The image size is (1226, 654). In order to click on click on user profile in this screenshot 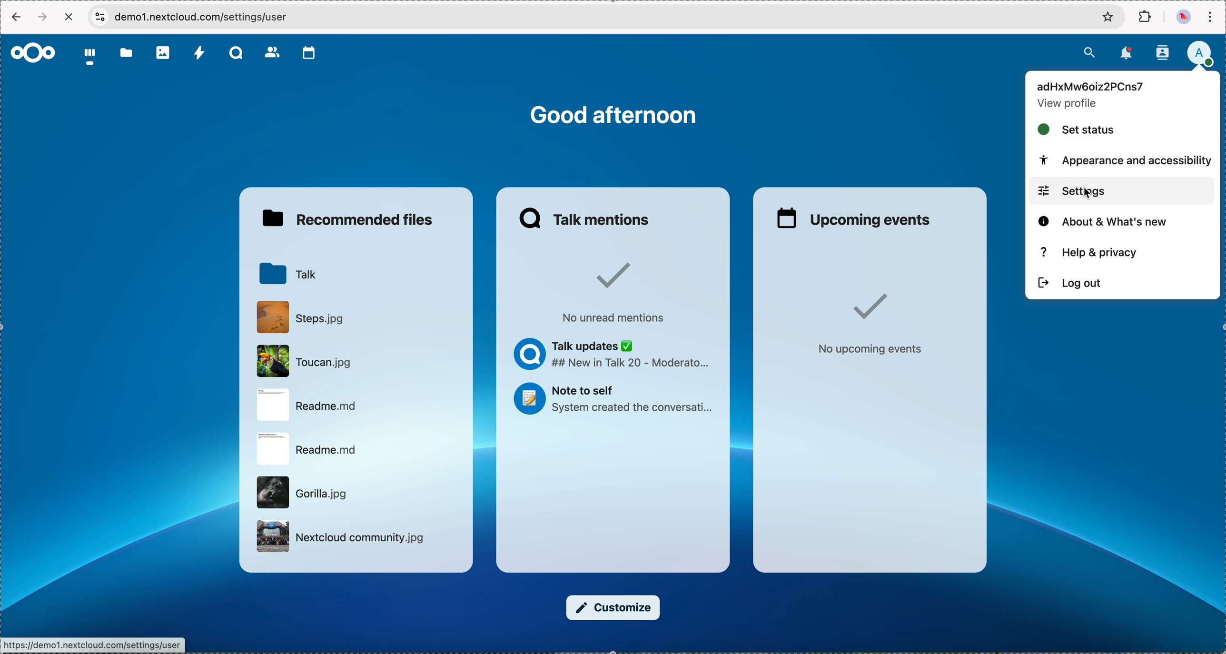, I will do `click(1203, 55)`.